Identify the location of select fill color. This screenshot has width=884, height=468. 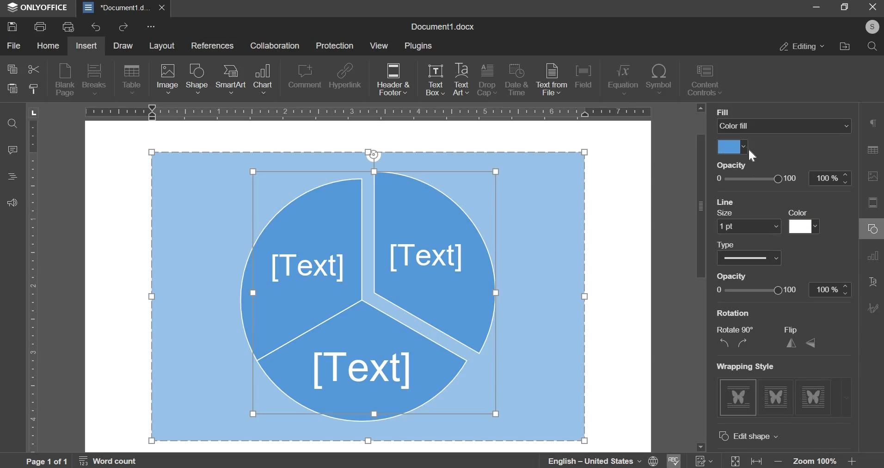
(735, 146).